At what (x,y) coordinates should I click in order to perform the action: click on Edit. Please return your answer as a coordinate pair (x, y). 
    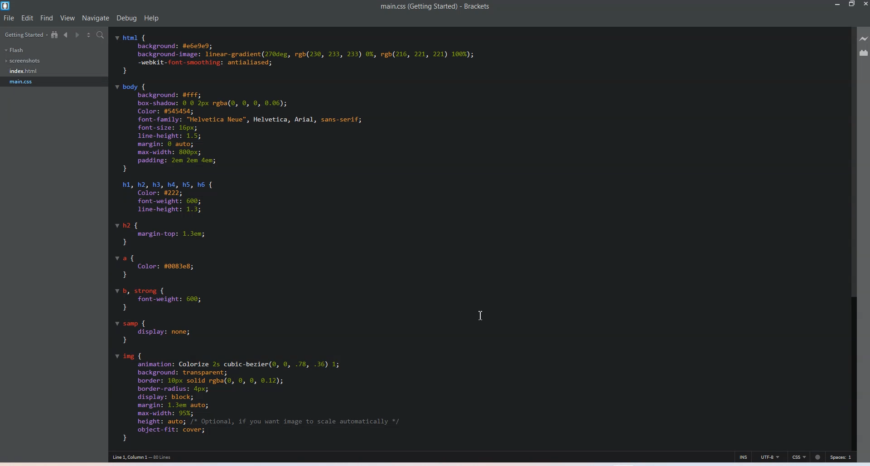
    Looking at the image, I should click on (28, 18).